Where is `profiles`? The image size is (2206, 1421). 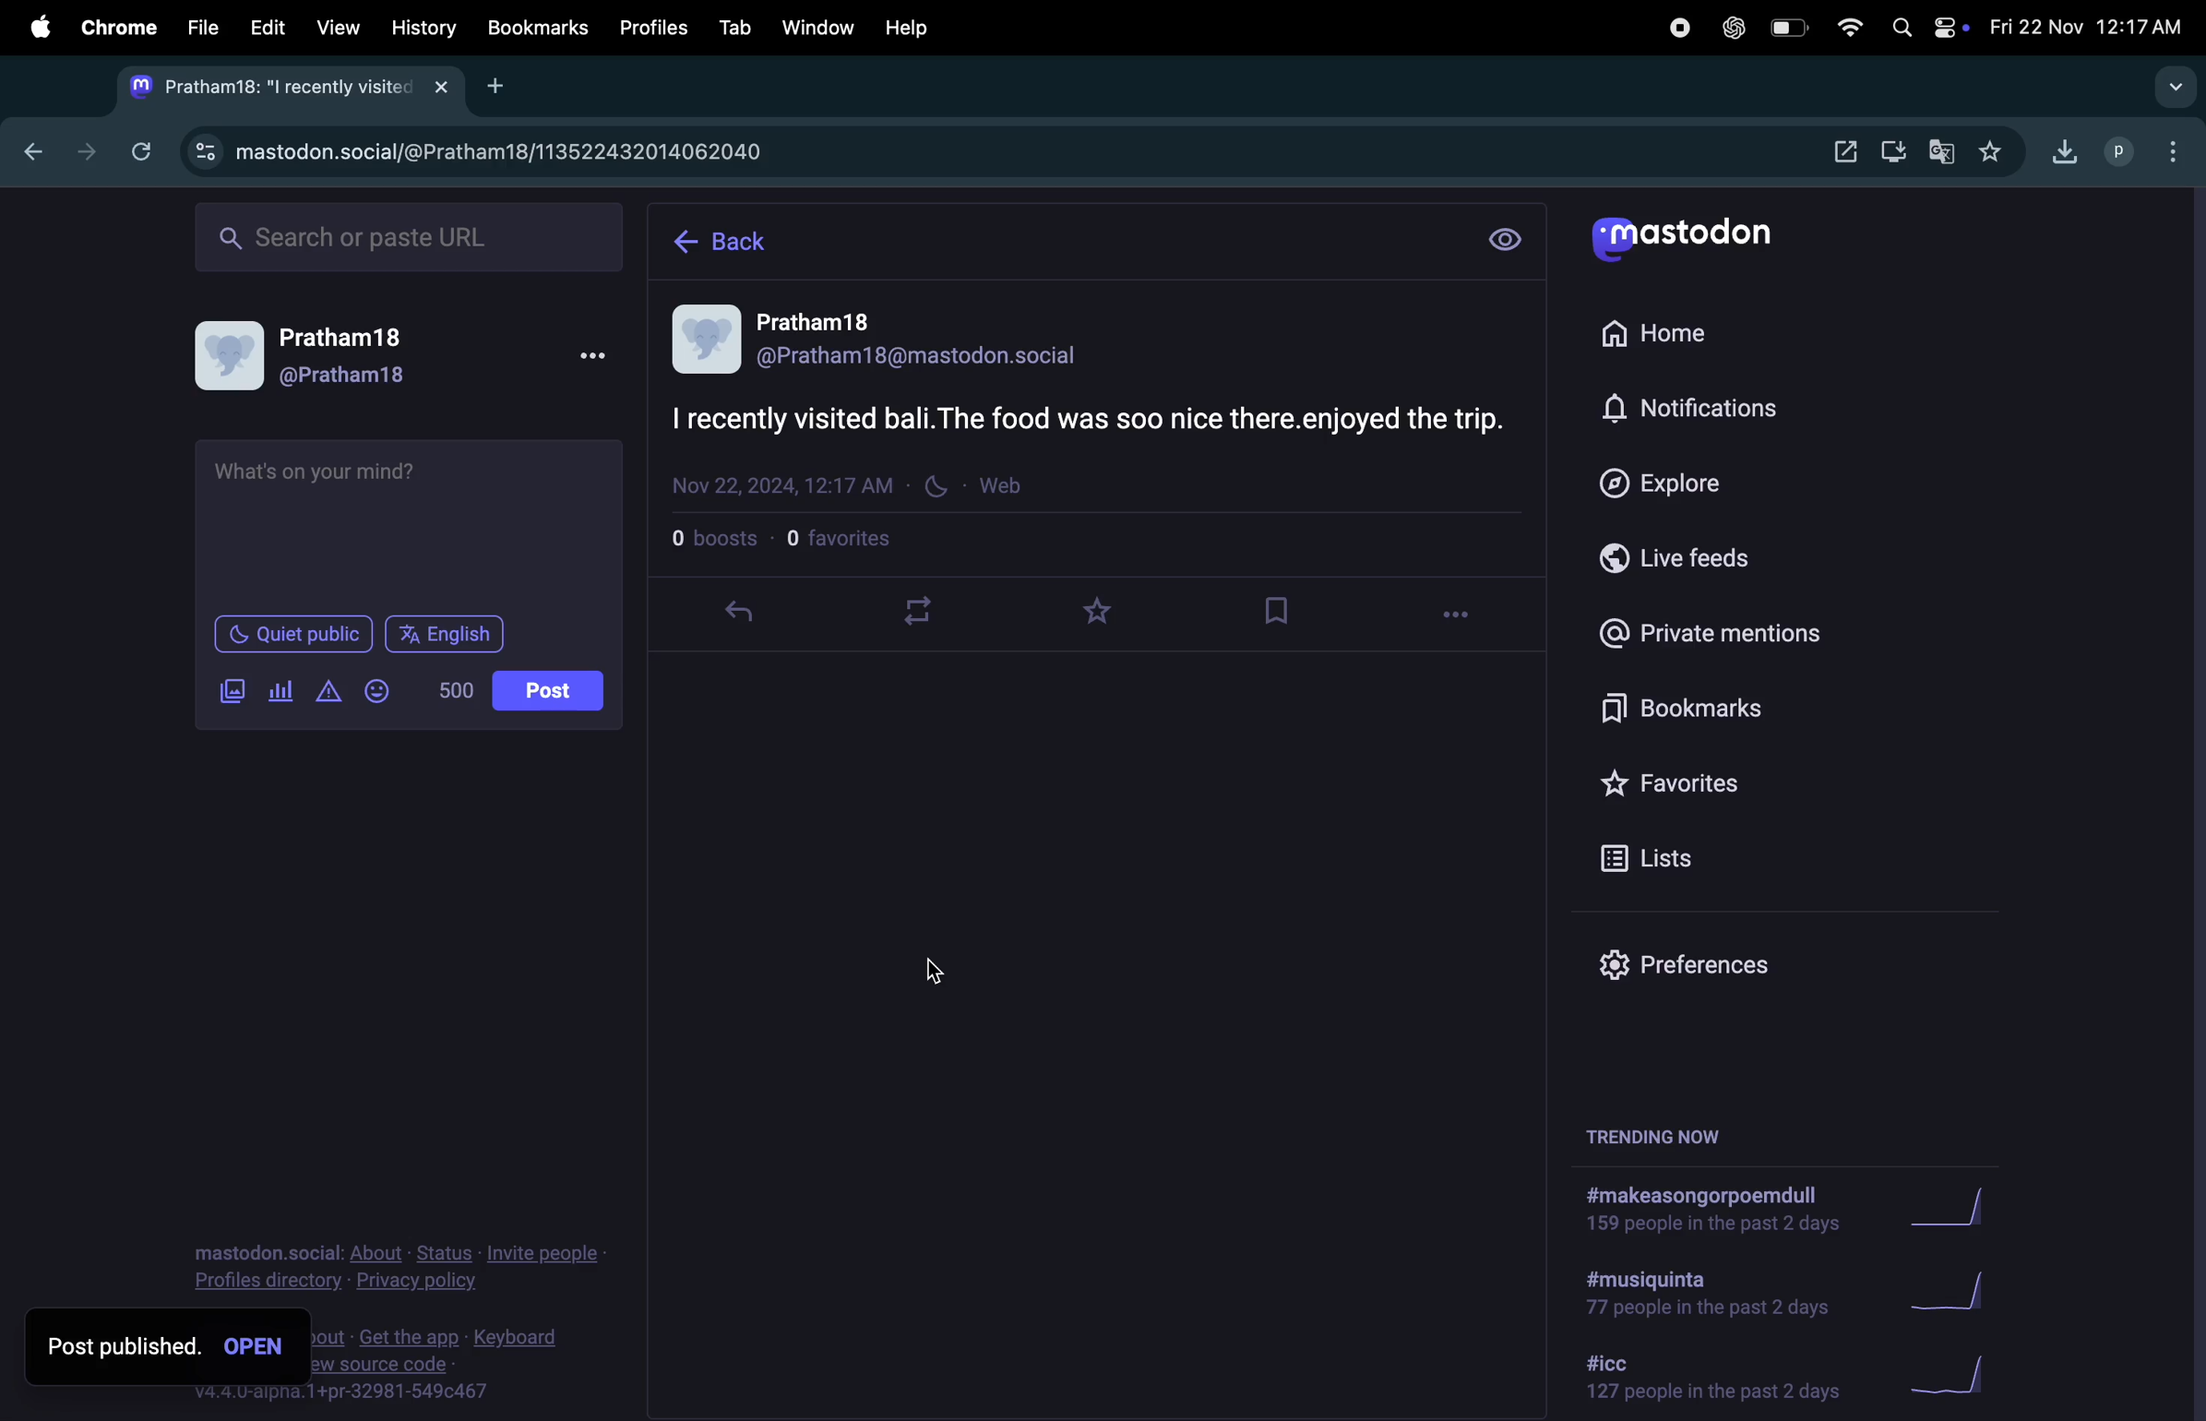 profiles is located at coordinates (652, 29).